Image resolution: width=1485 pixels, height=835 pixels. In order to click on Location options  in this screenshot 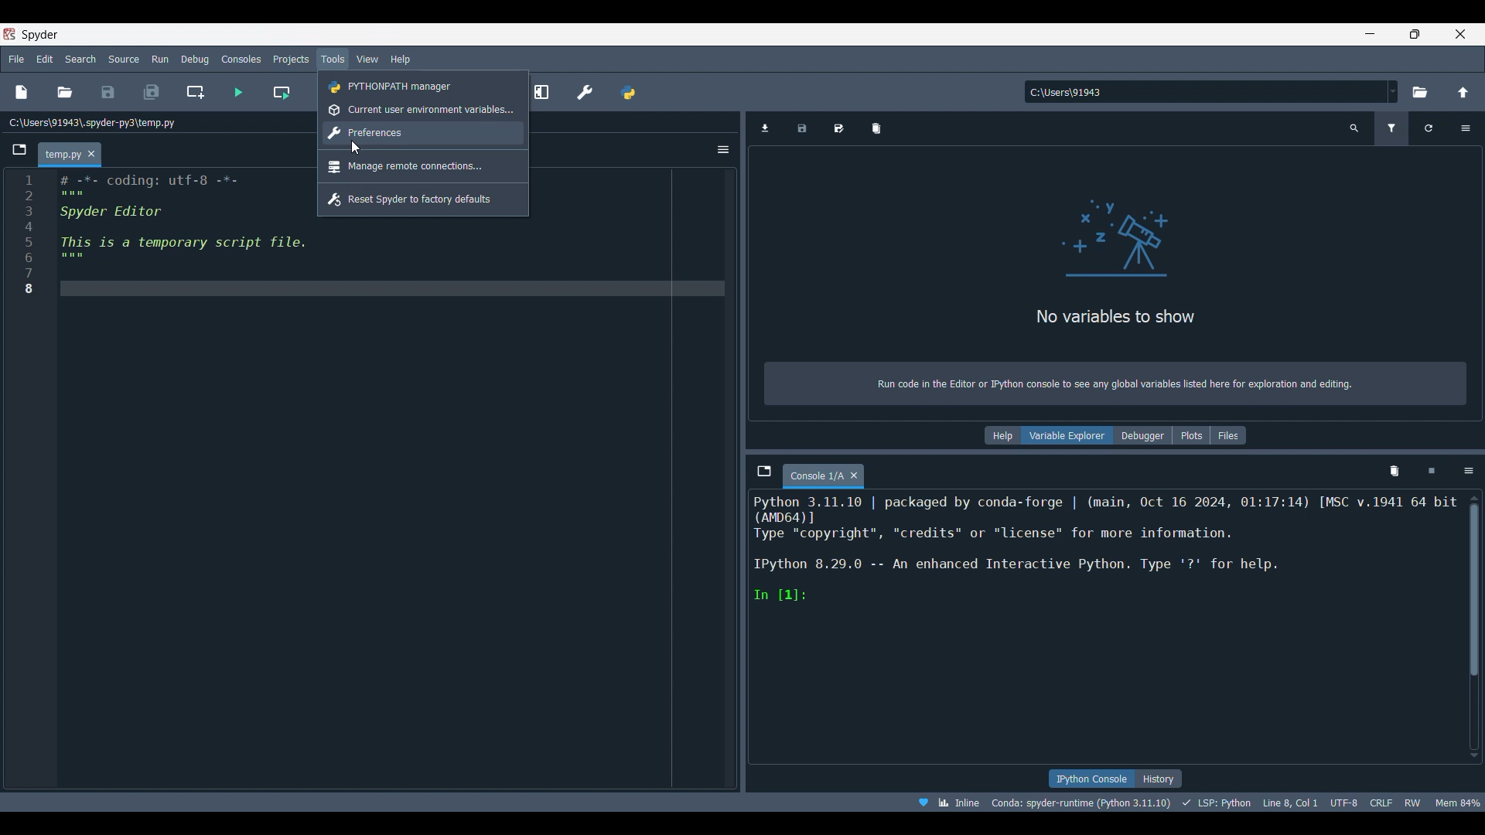, I will do `click(1393, 91)`.